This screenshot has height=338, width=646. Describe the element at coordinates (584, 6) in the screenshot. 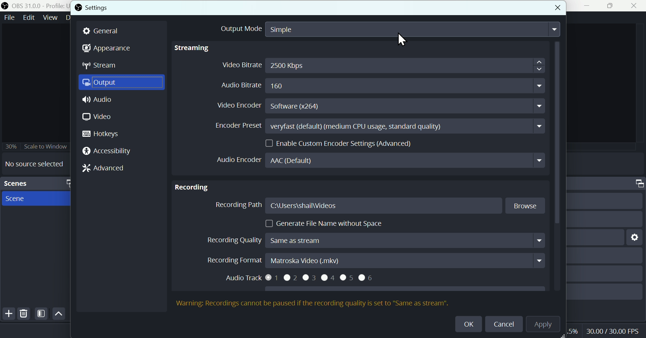

I see `minimise` at that location.